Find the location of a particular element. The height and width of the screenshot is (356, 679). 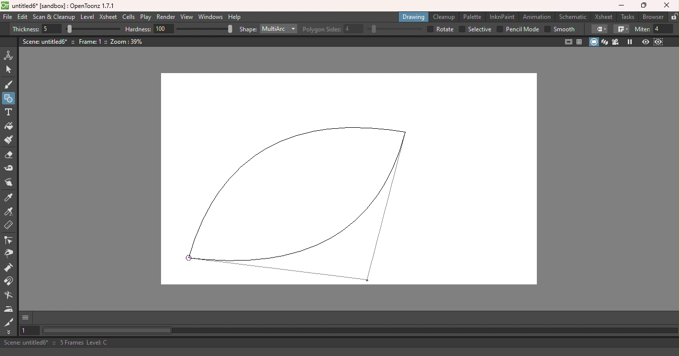

Palette is located at coordinates (472, 17).